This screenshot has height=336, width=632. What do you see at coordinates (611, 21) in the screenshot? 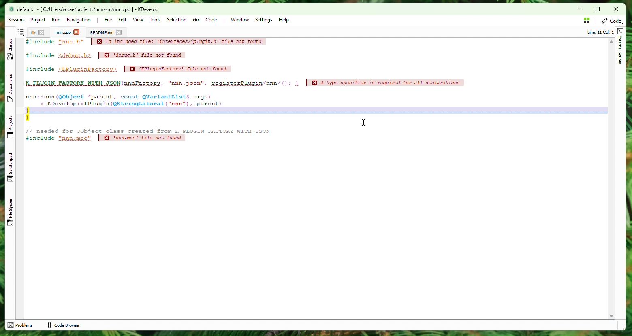
I see `Code` at bounding box center [611, 21].